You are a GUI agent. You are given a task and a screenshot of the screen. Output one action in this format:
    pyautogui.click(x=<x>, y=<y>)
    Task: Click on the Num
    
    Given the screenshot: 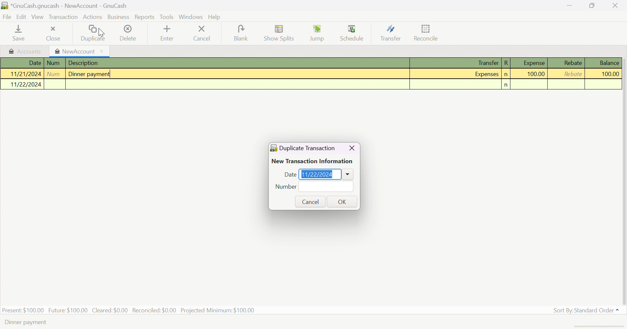 What is the action you would take?
    pyautogui.click(x=54, y=63)
    